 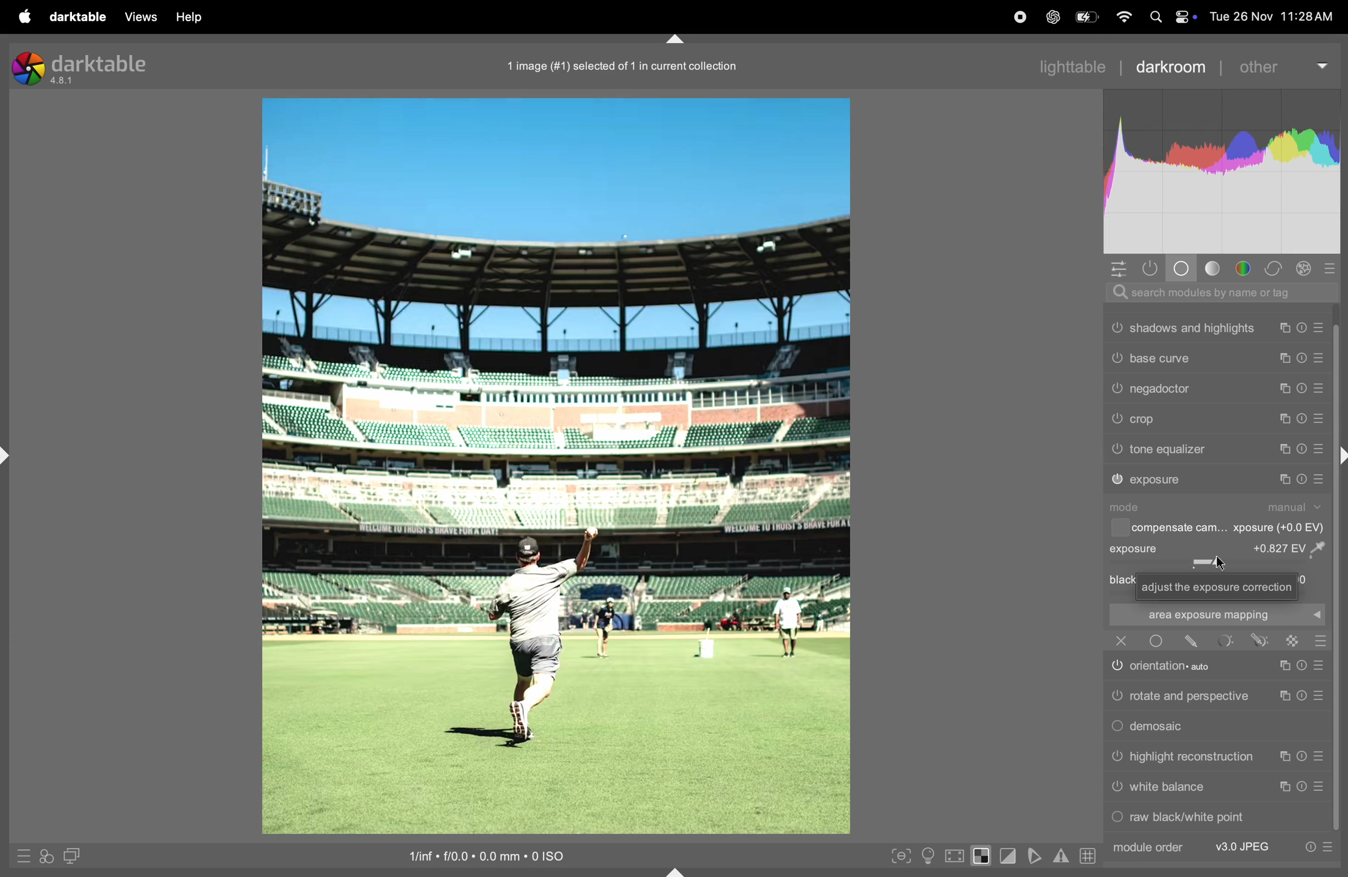 What do you see at coordinates (1223, 567) in the screenshot?
I see `cursor` at bounding box center [1223, 567].